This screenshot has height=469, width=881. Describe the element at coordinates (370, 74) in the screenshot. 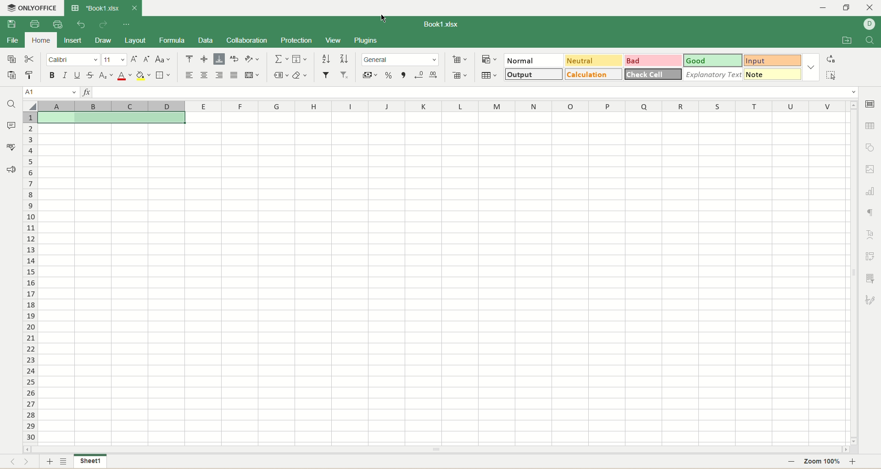

I see `currency format` at that location.